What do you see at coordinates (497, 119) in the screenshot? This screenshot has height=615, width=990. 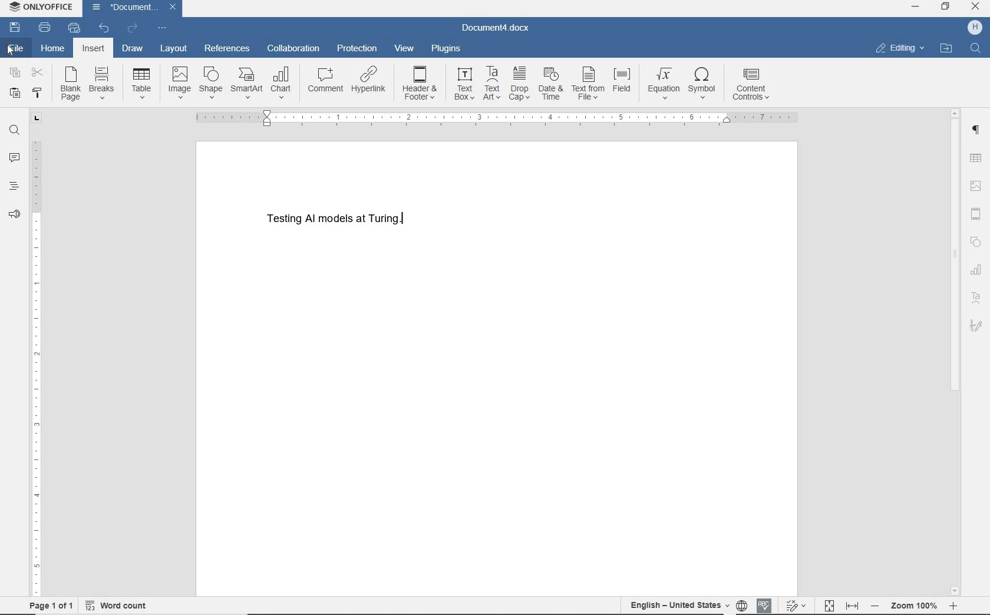 I see `ruler` at bounding box center [497, 119].